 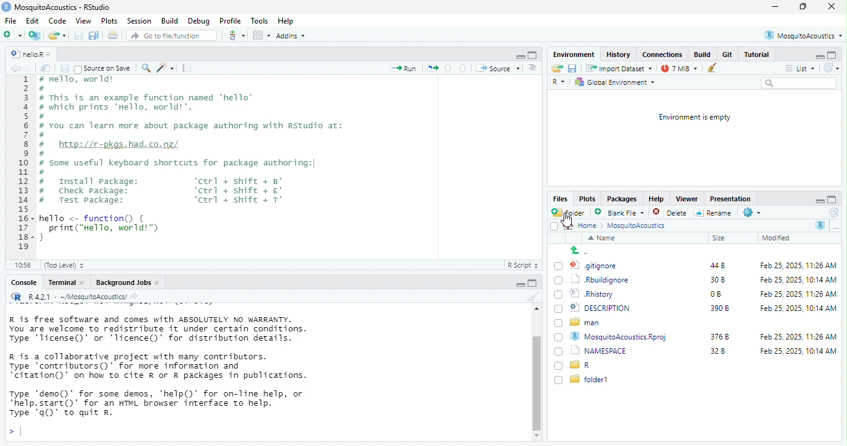 What do you see at coordinates (259, 20) in the screenshot?
I see `Tools` at bounding box center [259, 20].